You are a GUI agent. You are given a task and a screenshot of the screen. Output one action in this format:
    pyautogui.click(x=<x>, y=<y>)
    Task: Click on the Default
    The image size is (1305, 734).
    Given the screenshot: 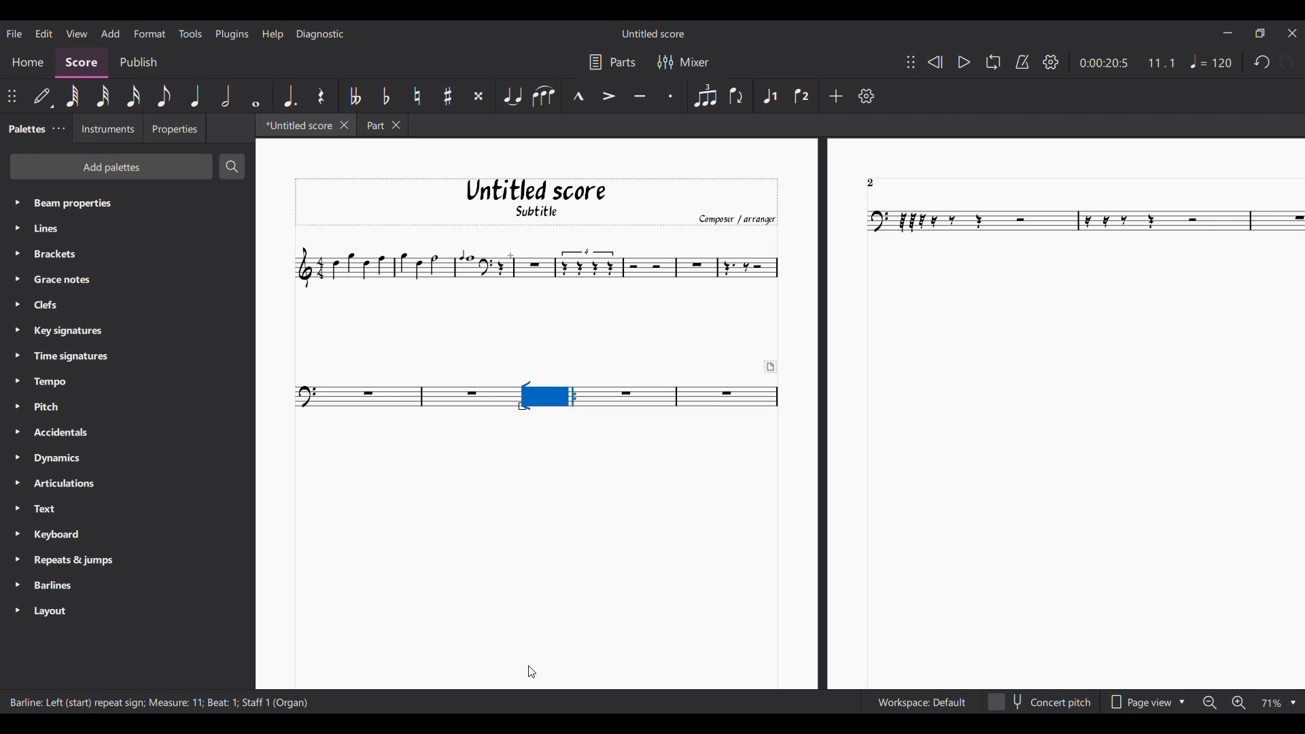 What is the action you would take?
    pyautogui.click(x=43, y=97)
    